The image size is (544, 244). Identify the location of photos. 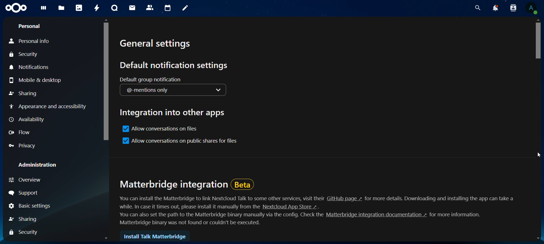
(79, 7).